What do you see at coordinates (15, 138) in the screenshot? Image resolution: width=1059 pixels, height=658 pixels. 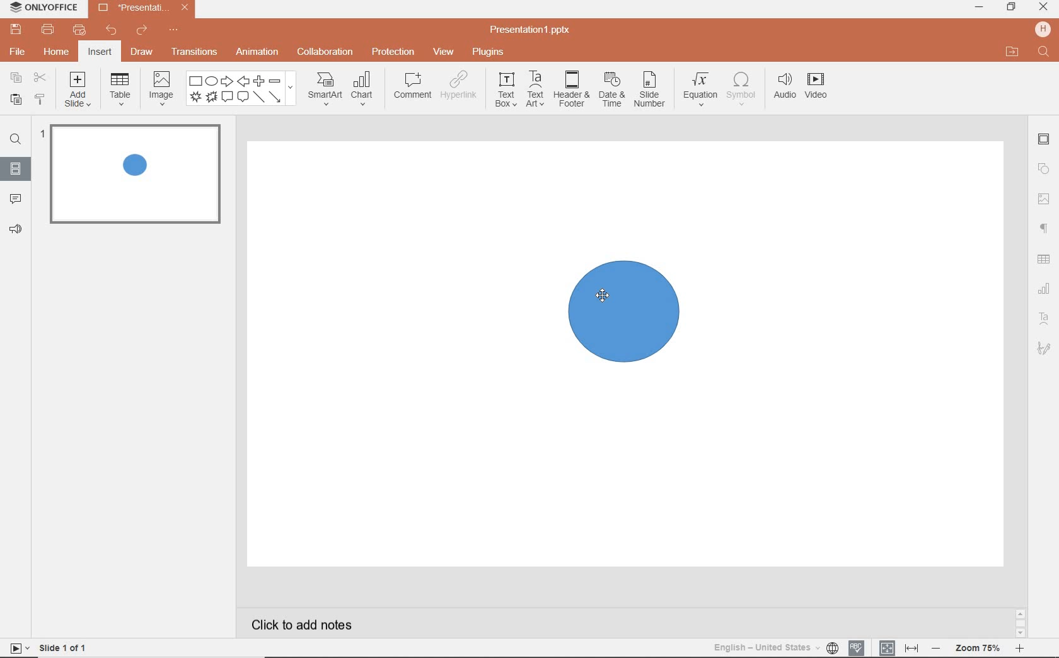 I see `find` at bounding box center [15, 138].